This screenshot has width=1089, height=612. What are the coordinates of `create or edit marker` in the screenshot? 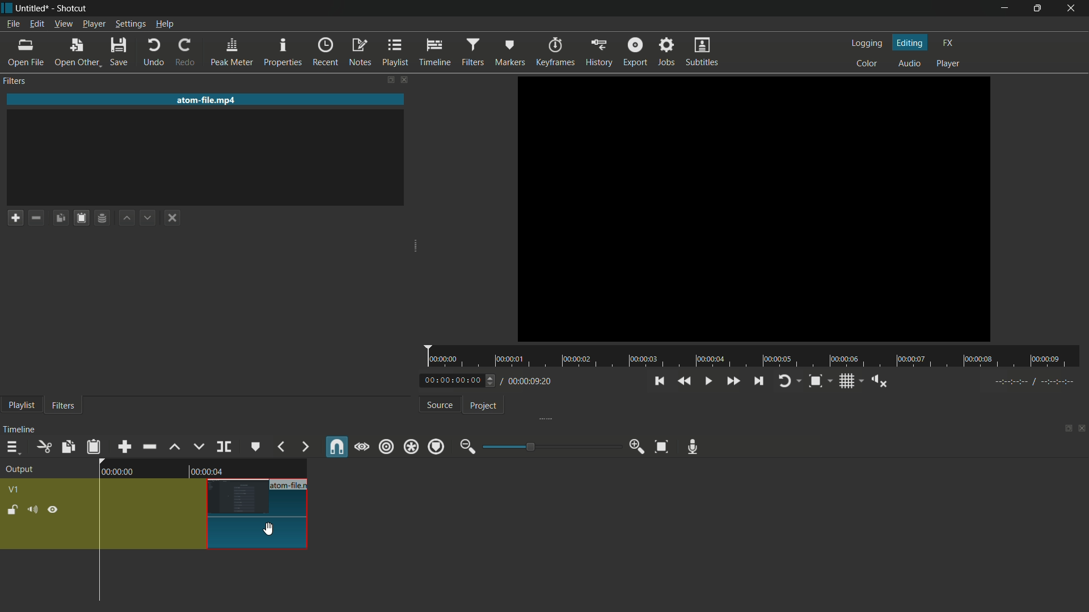 It's located at (254, 447).